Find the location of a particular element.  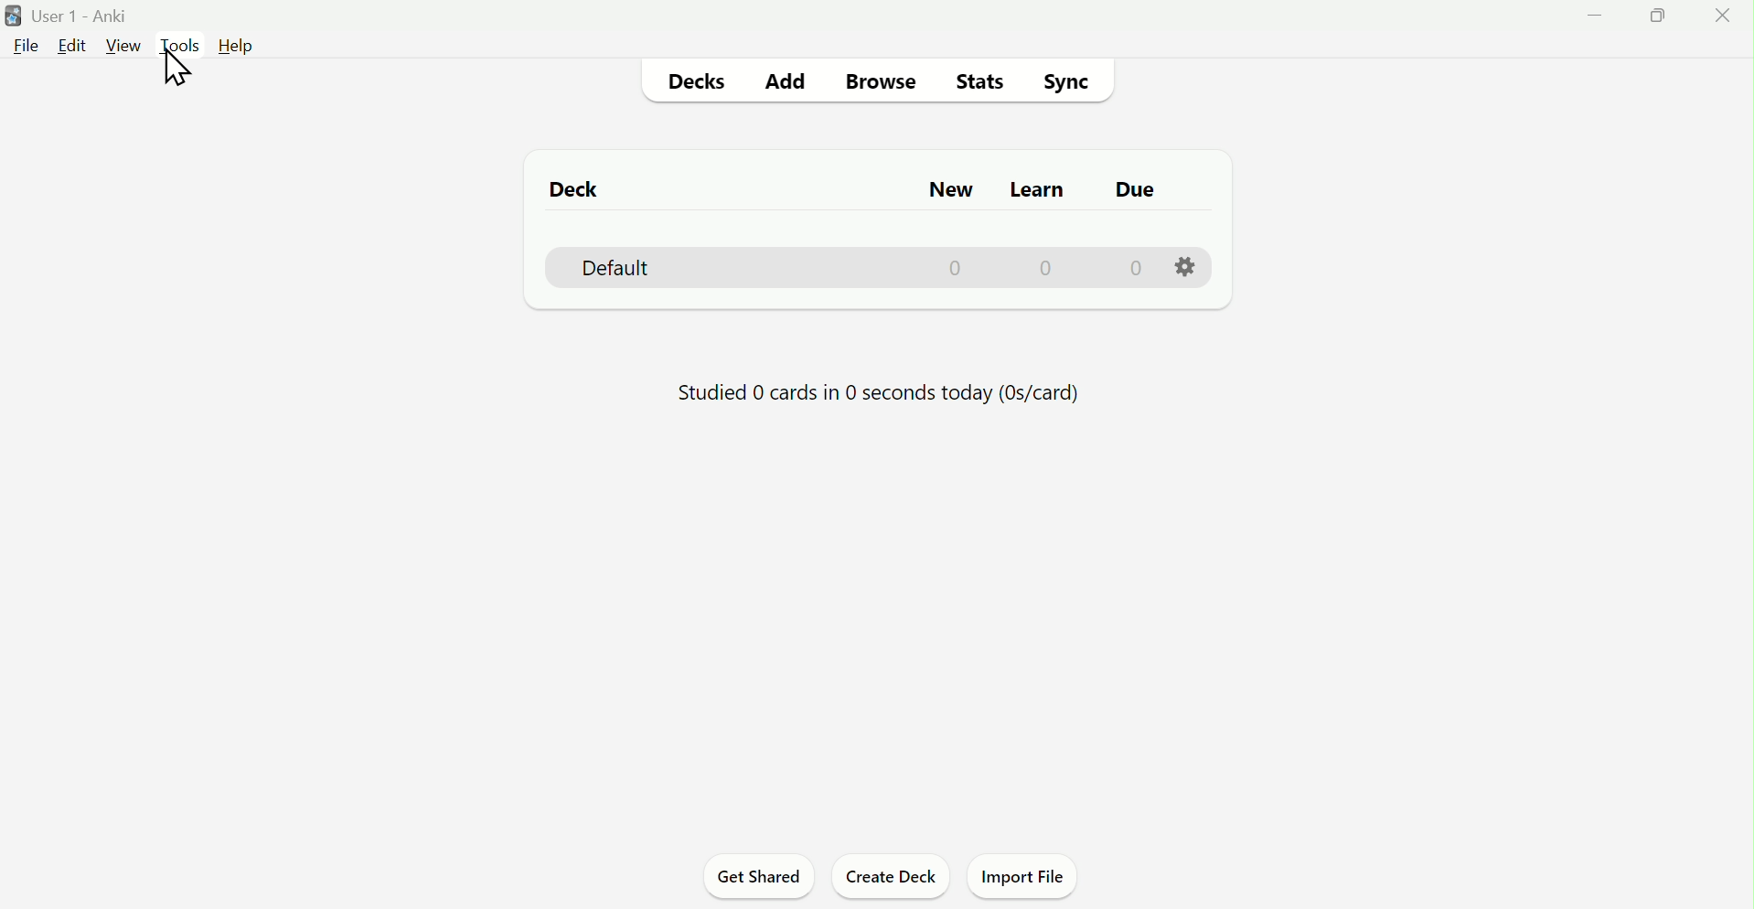

settings is located at coordinates (1181, 267).